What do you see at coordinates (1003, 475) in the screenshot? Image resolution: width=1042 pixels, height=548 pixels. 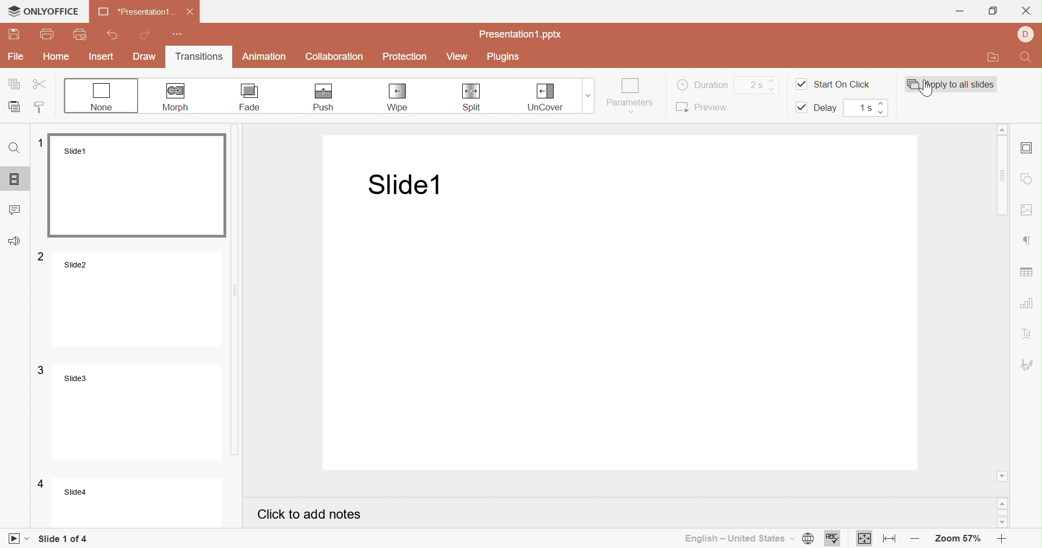 I see `Scroll down` at bounding box center [1003, 475].